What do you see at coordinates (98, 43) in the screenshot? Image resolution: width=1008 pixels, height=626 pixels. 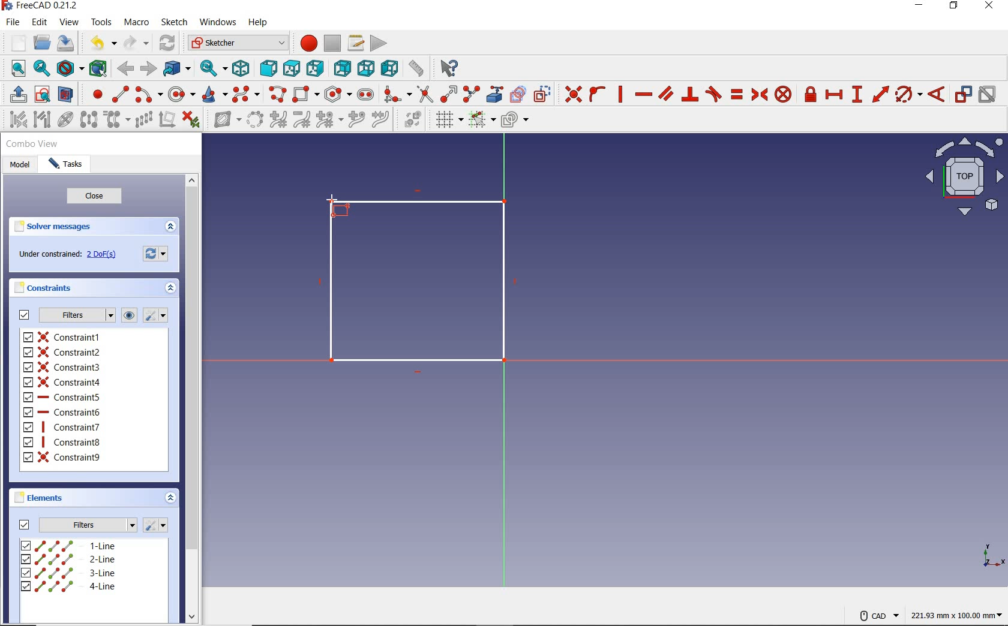 I see `undo` at bounding box center [98, 43].